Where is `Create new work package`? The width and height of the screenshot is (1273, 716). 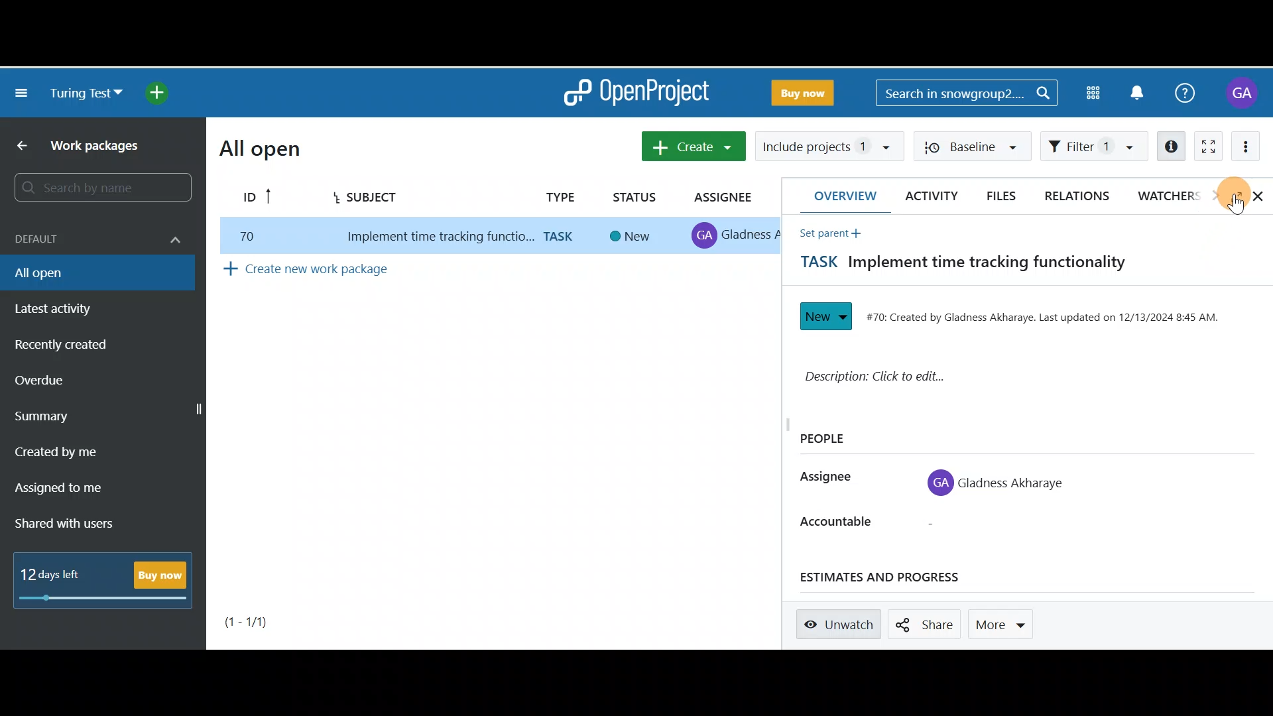 Create new work package is located at coordinates (314, 270).